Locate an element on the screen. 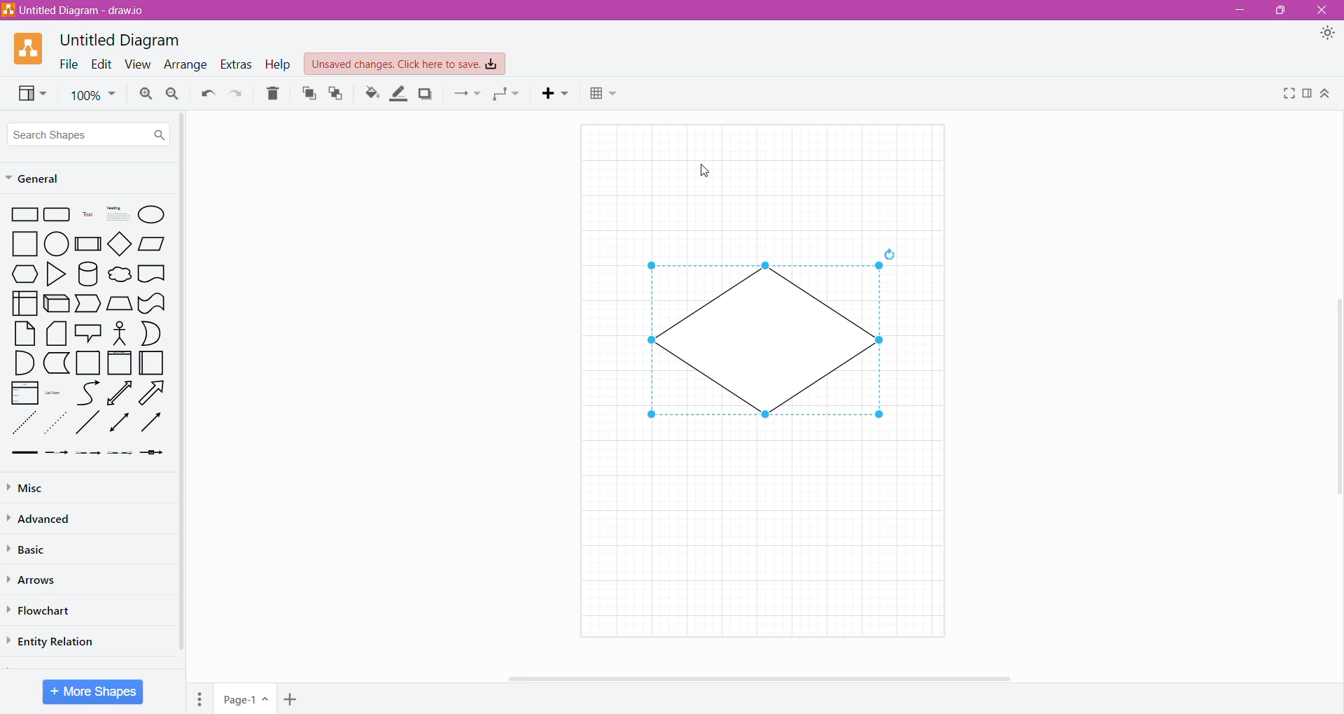 The height and width of the screenshot is (714, 1344). Dashed Line is located at coordinates (24, 426).